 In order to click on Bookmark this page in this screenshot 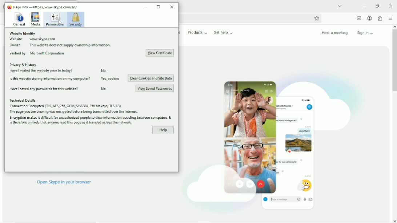, I will do `click(317, 18)`.